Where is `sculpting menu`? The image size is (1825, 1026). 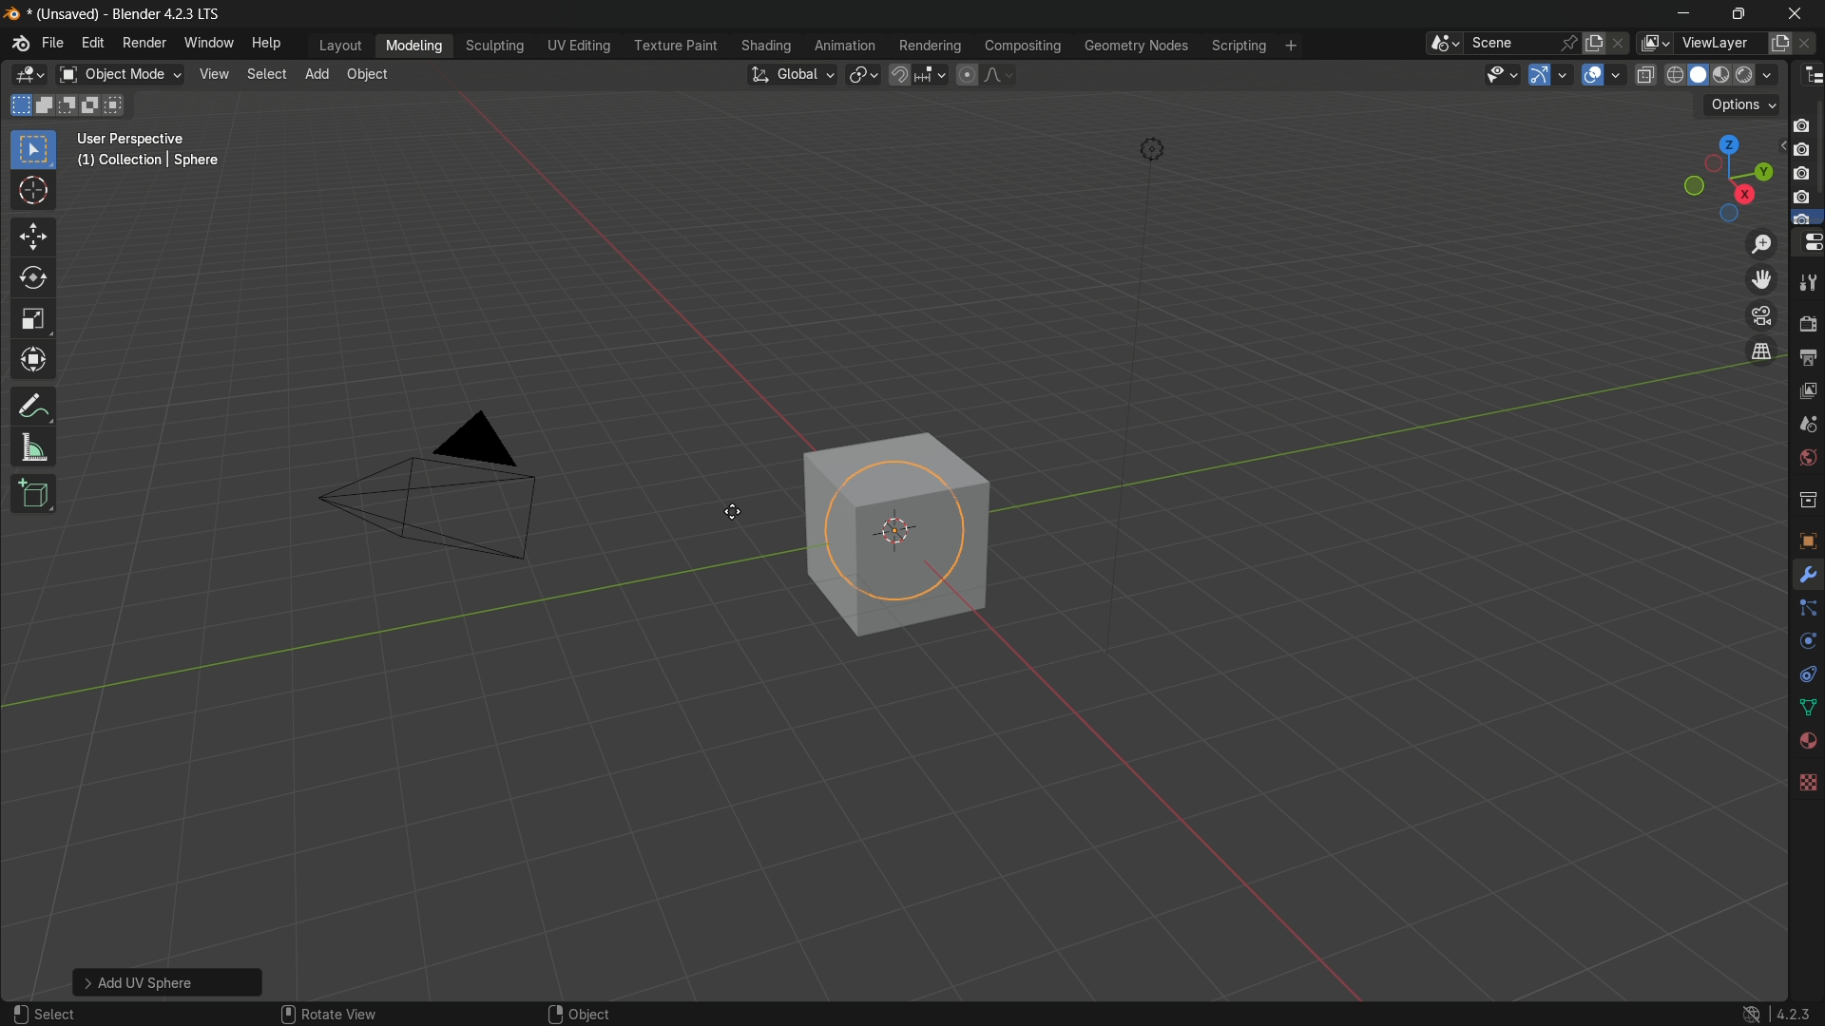
sculpting menu is located at coordinates (495, 46).